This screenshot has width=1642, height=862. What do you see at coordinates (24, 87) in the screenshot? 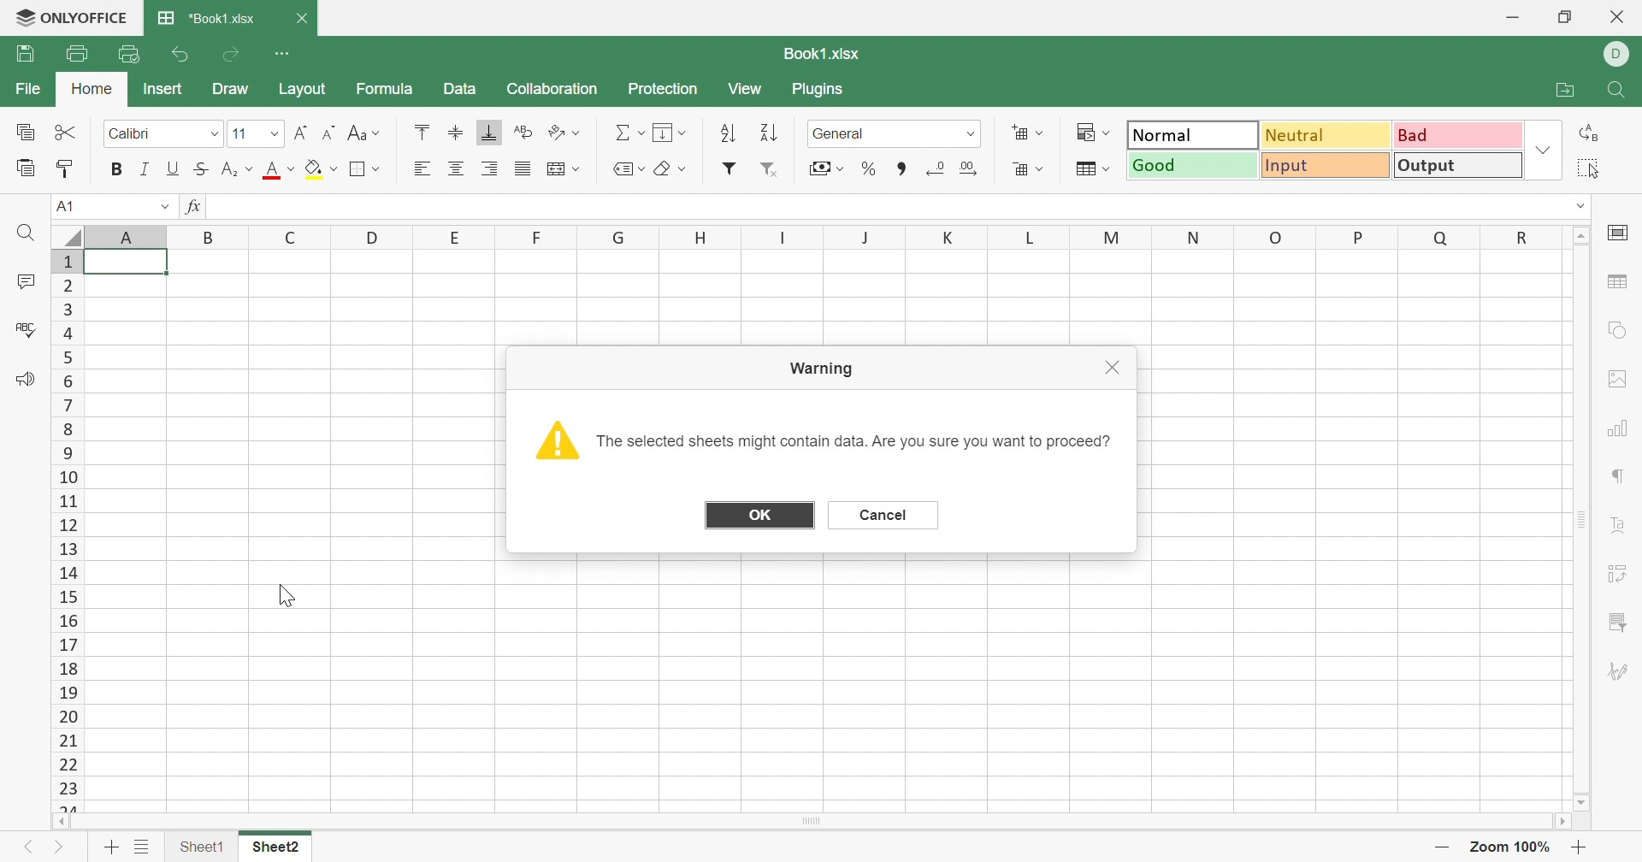
I see `File` at bounding box center [24, 87].